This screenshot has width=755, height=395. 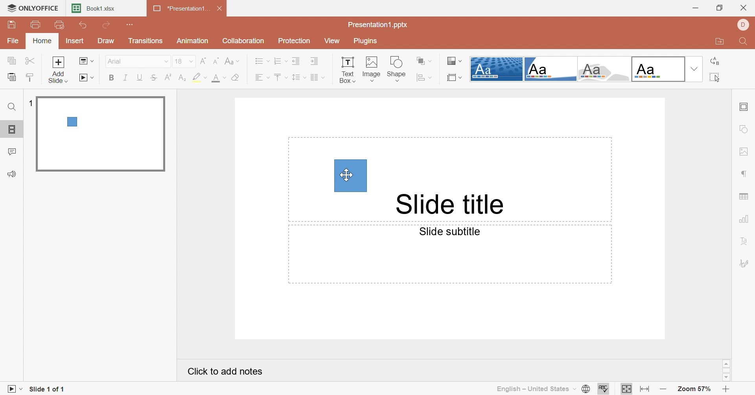 What do you see at coordinates (586, 389) in the screenshot?
I see `Set document language` at bounding box center [586, 389].